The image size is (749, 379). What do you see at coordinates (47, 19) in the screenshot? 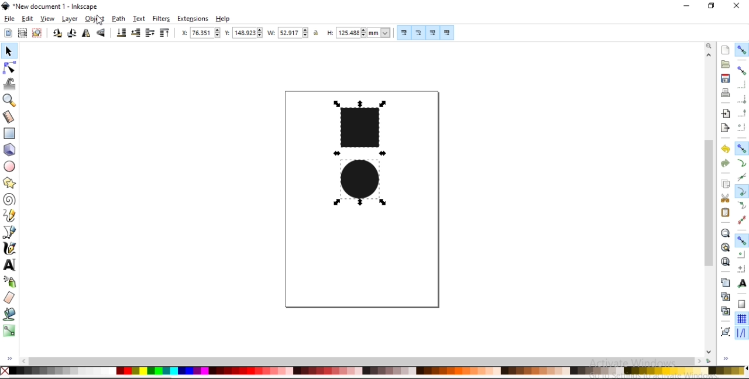
I see `view` at bounding box center [47, 19].